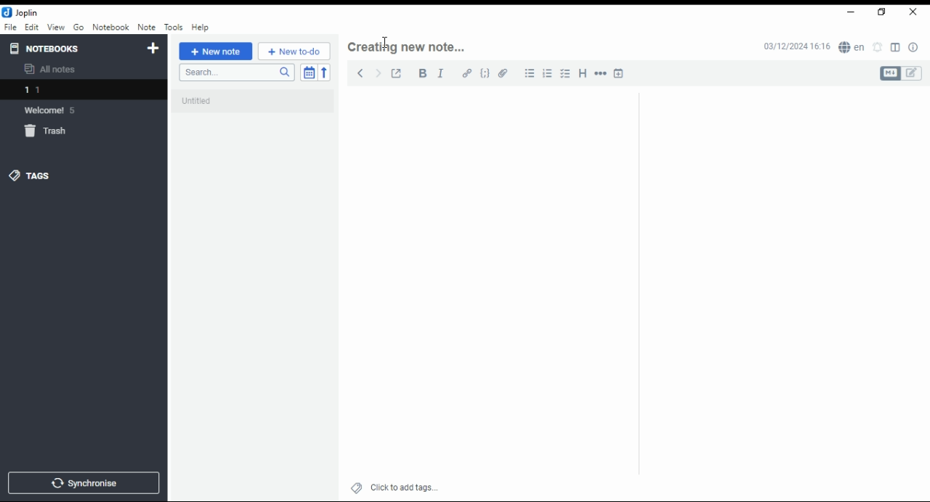  I want to click on toggle external editing, so click(397, 73).